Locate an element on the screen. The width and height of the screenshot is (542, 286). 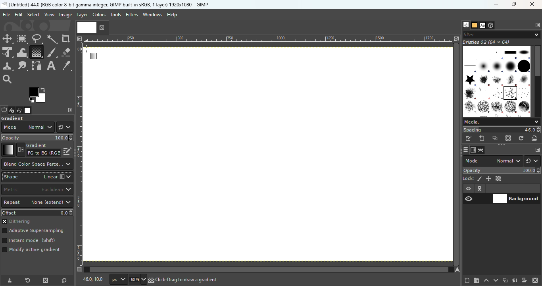
Fuzzy select tool  is located at coordinates (52, 39).